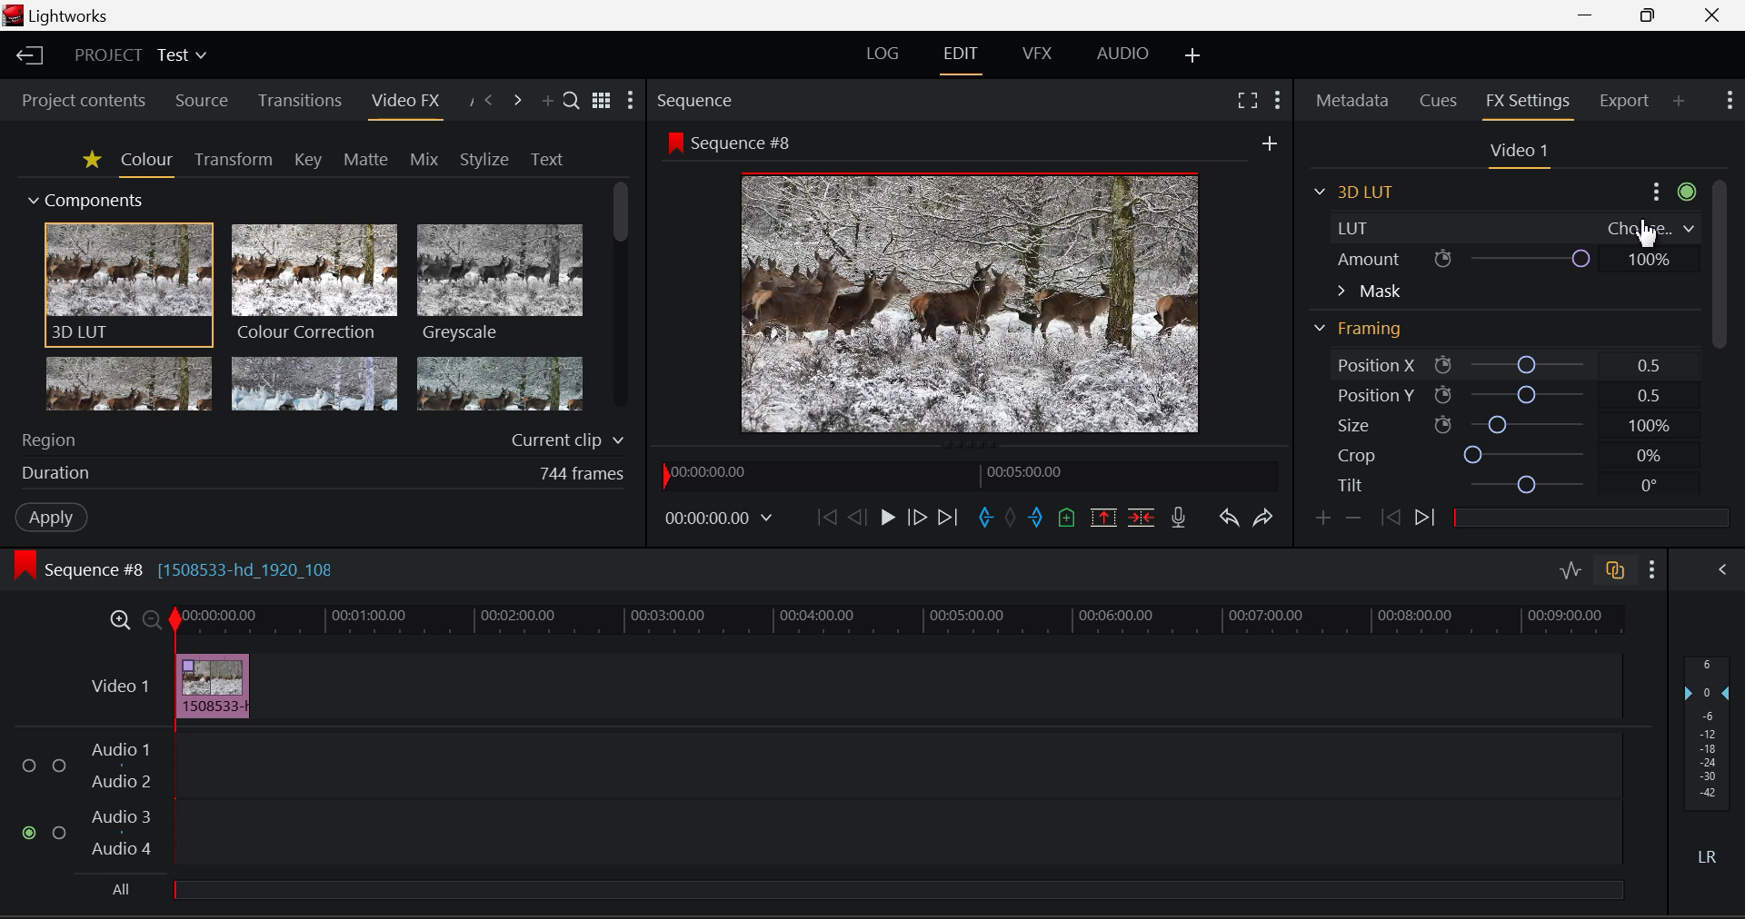 The width and height of the screenshot is (1745, 919). Describe the element at coordinates (124, 816) in the screenshot. I see `Audio 3` at that location.